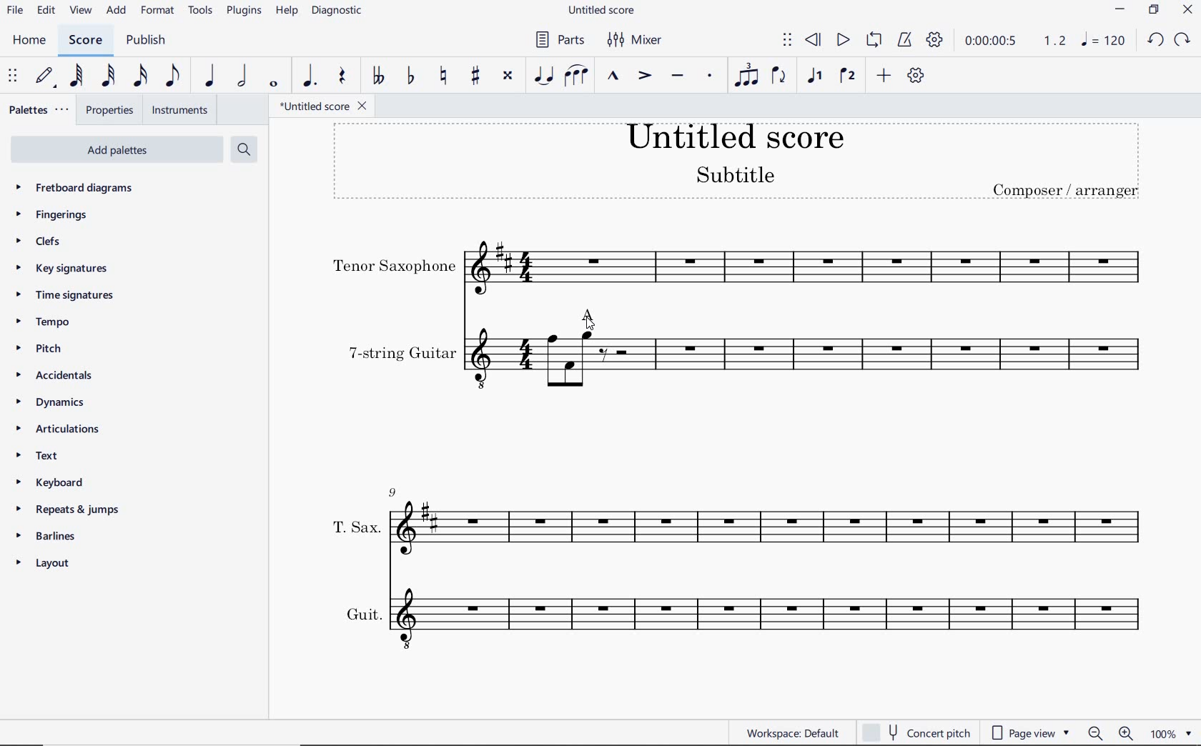  I want to click on SLUR, so click(577, 74).